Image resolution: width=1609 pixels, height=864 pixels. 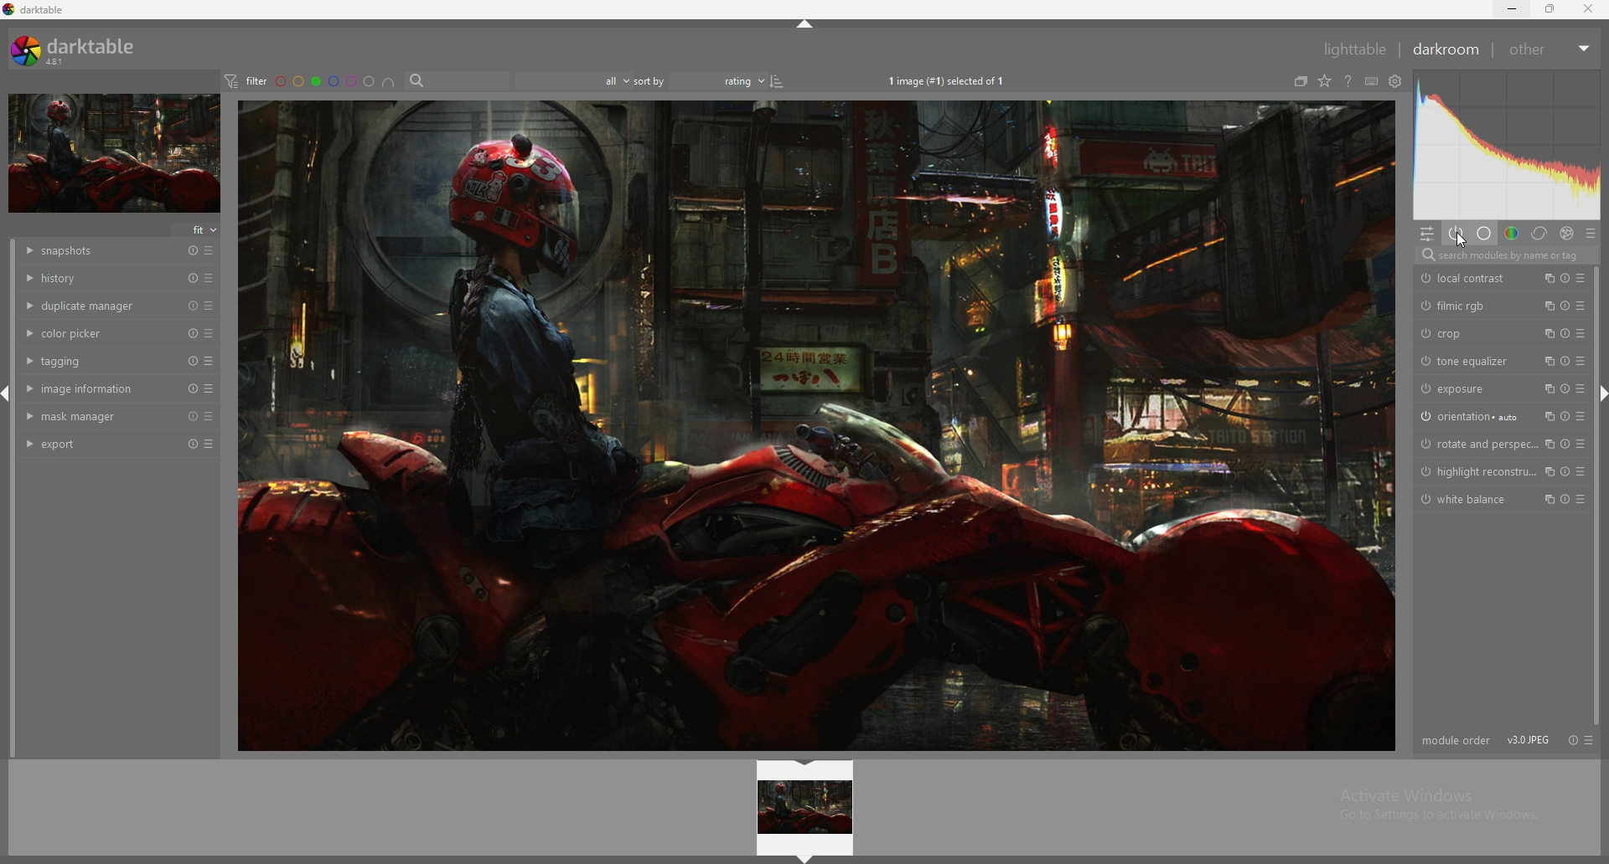 I want to click on presets, so click(x=1582, y=471).